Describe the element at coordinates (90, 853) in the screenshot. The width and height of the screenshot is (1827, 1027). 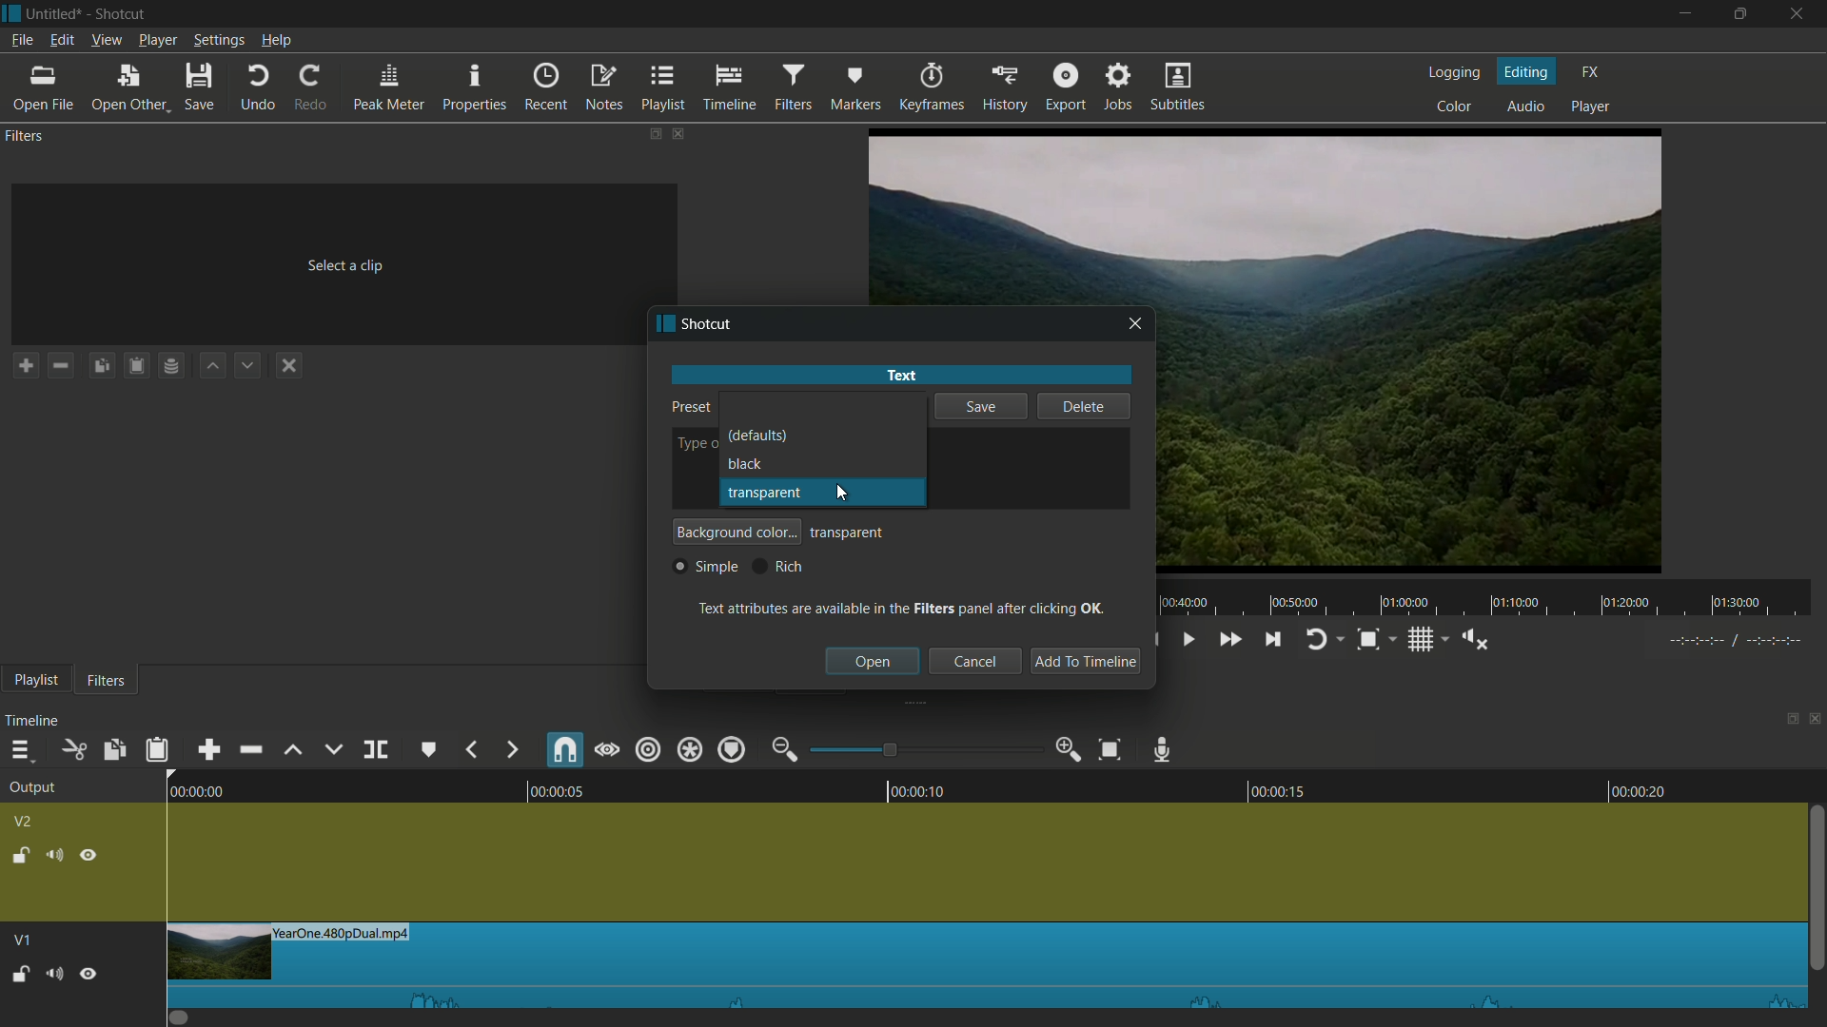
I see `hide` at that location.